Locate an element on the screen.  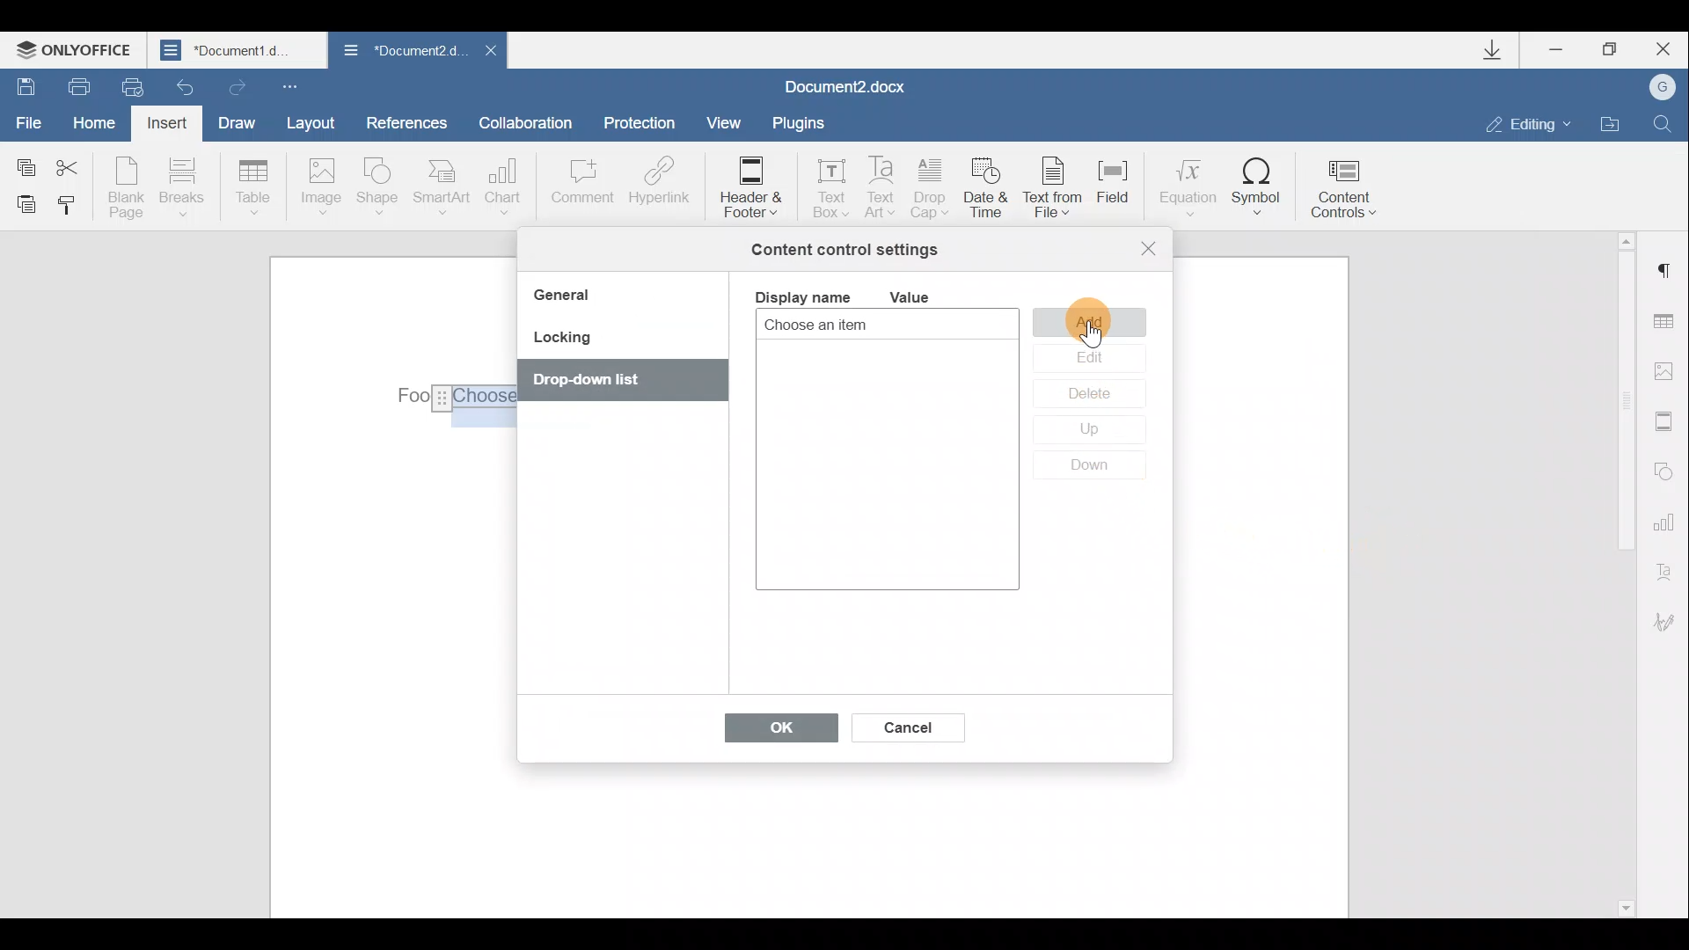
Header & footer is located at coordinates (749, 186).